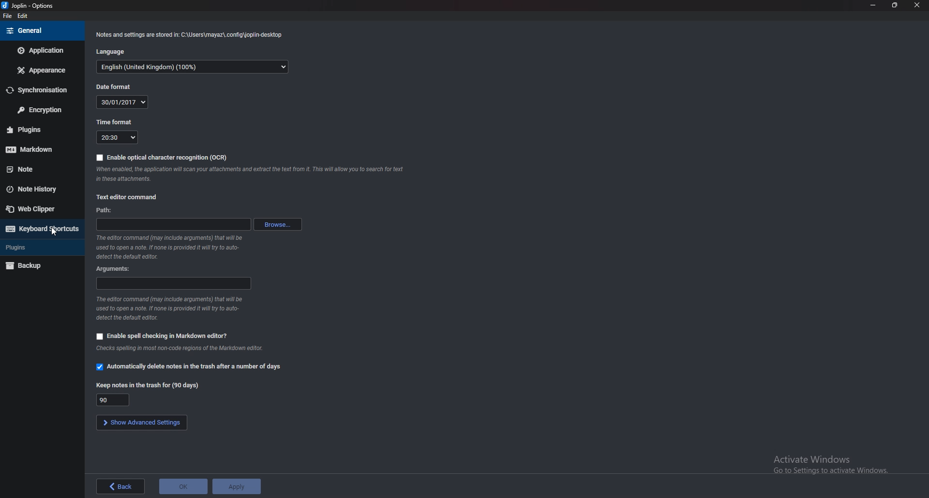 The height and width of the screenshot is (498, 929). I want to click on Plugins, so click(38, 247).